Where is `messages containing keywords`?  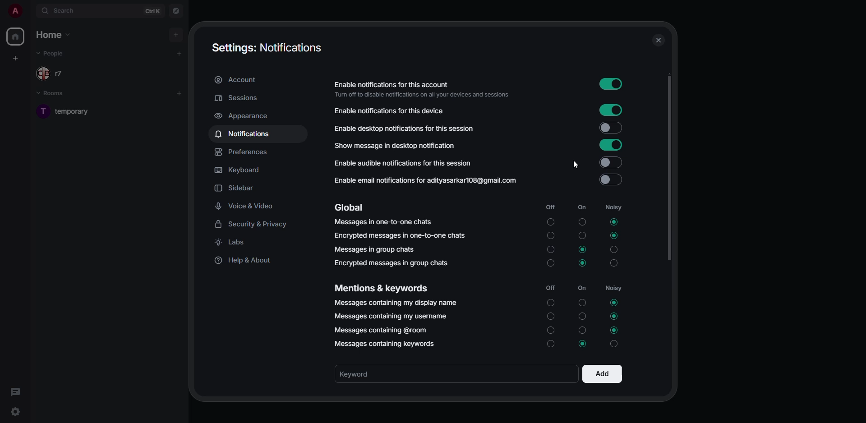
messages containing keywords is located at coordinates (387, 344).